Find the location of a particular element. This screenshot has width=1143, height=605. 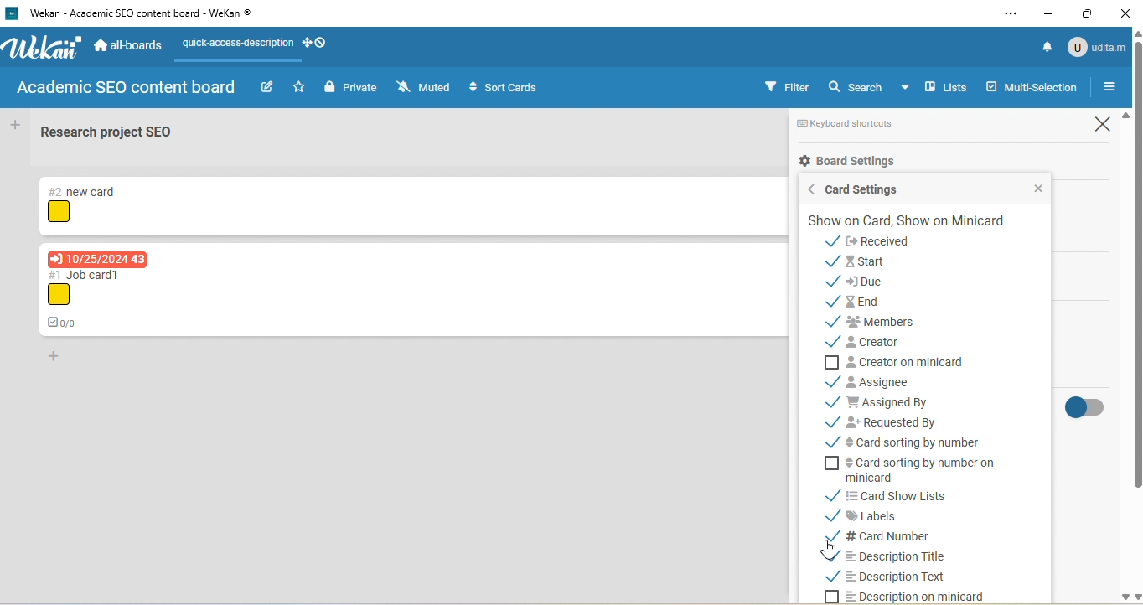

star this board is located at coordinates (299, 87).